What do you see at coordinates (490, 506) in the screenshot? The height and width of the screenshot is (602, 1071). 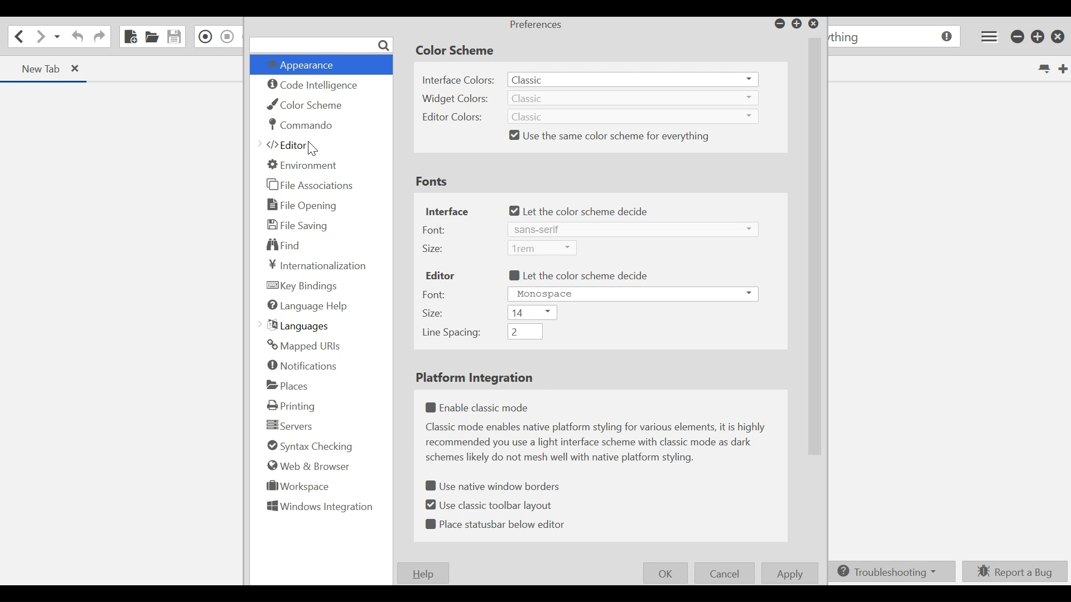 I see `Use classic toolbar layout` at bounding box center [490, 506].